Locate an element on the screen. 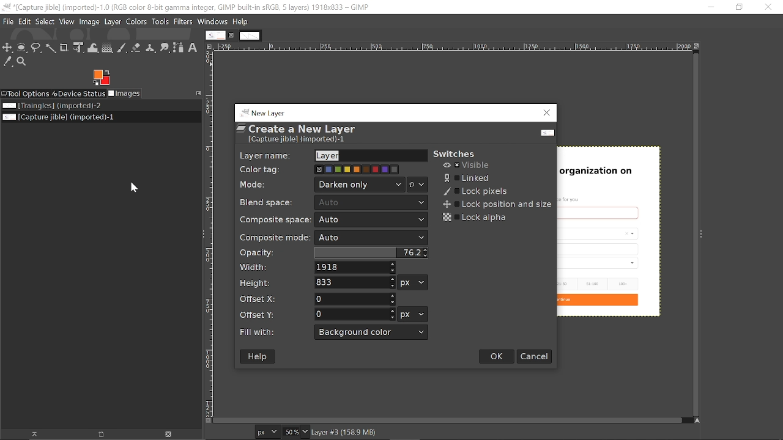 The width and height of the screenshot is (783, 440). Offset Y is located at coordinates (356, 314).